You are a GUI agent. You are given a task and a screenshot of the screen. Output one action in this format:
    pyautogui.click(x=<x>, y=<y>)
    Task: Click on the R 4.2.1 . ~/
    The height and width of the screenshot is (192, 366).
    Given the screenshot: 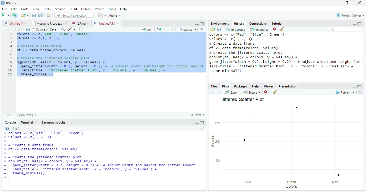 What is the action you would take?
    pyautogui.click(x=20, y=129)
    